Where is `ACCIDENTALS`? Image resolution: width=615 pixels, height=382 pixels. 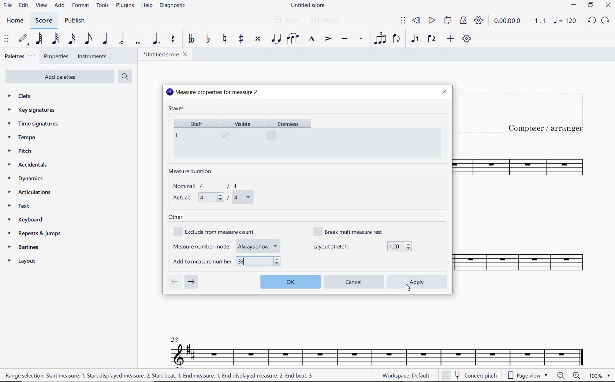 ACCIDENTALS is located at coordinates (31, 165).